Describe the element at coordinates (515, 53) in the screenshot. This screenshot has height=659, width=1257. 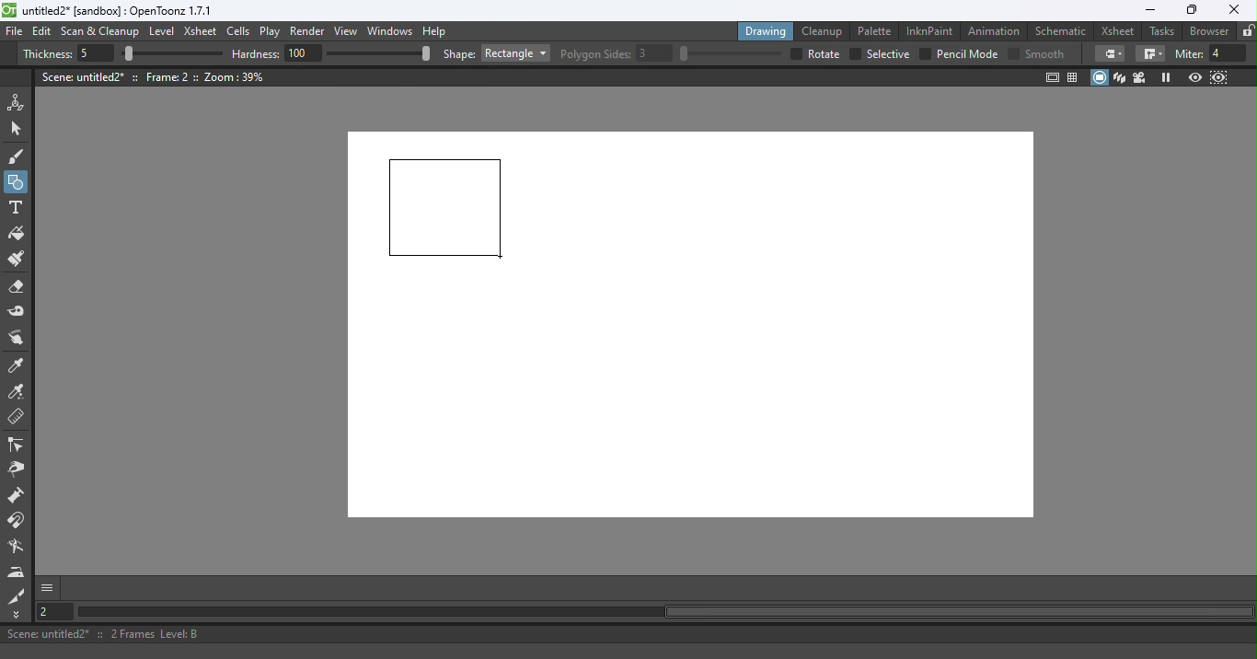
I see `Rectangle ` at that location.